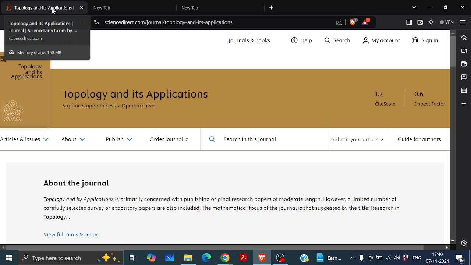 This screenshot has height=265, width=471. What do you see at coordinates (464, 104) in the screenshot?
I see `Add to sidebar` at bounding box center [464, 104].